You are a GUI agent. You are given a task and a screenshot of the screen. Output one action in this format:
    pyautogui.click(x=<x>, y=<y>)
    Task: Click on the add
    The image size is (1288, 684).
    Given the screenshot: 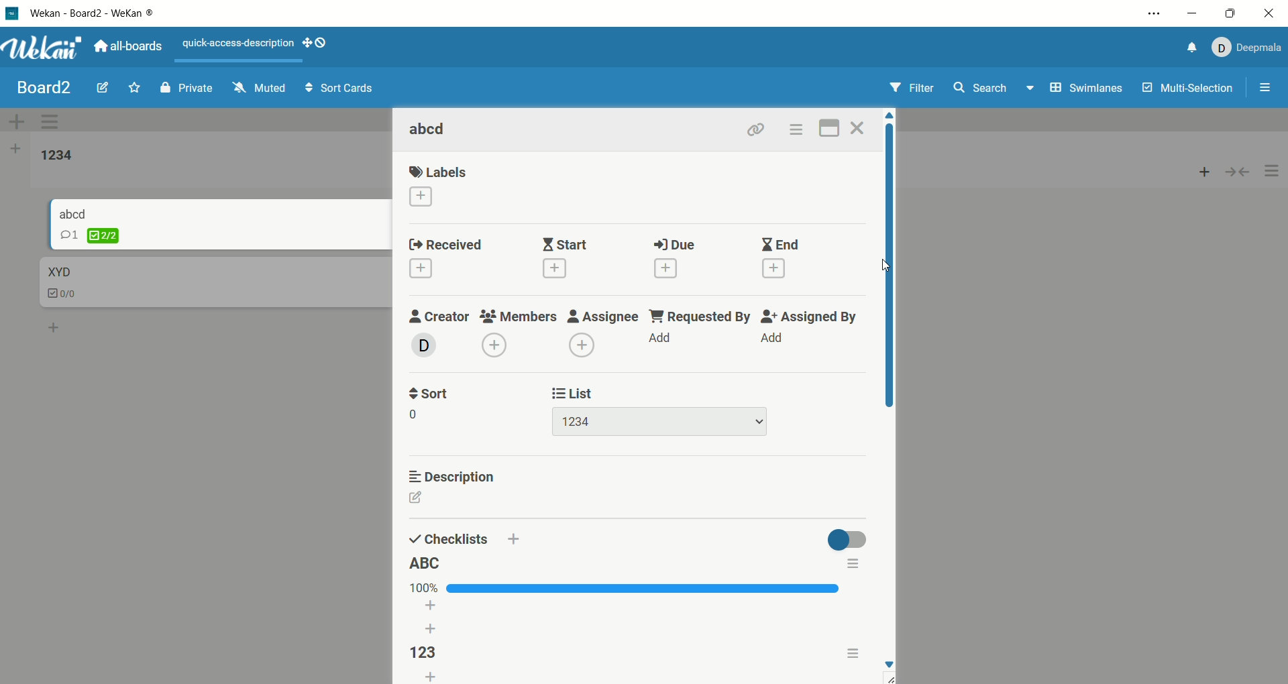 What is the action you would take?
    pyautogui.click(x=433, y=620)
    